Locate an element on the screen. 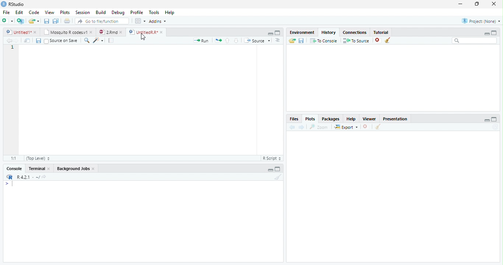 The width and height of the screenshot is (503, 265). Save is located at coordinates (302, 41).